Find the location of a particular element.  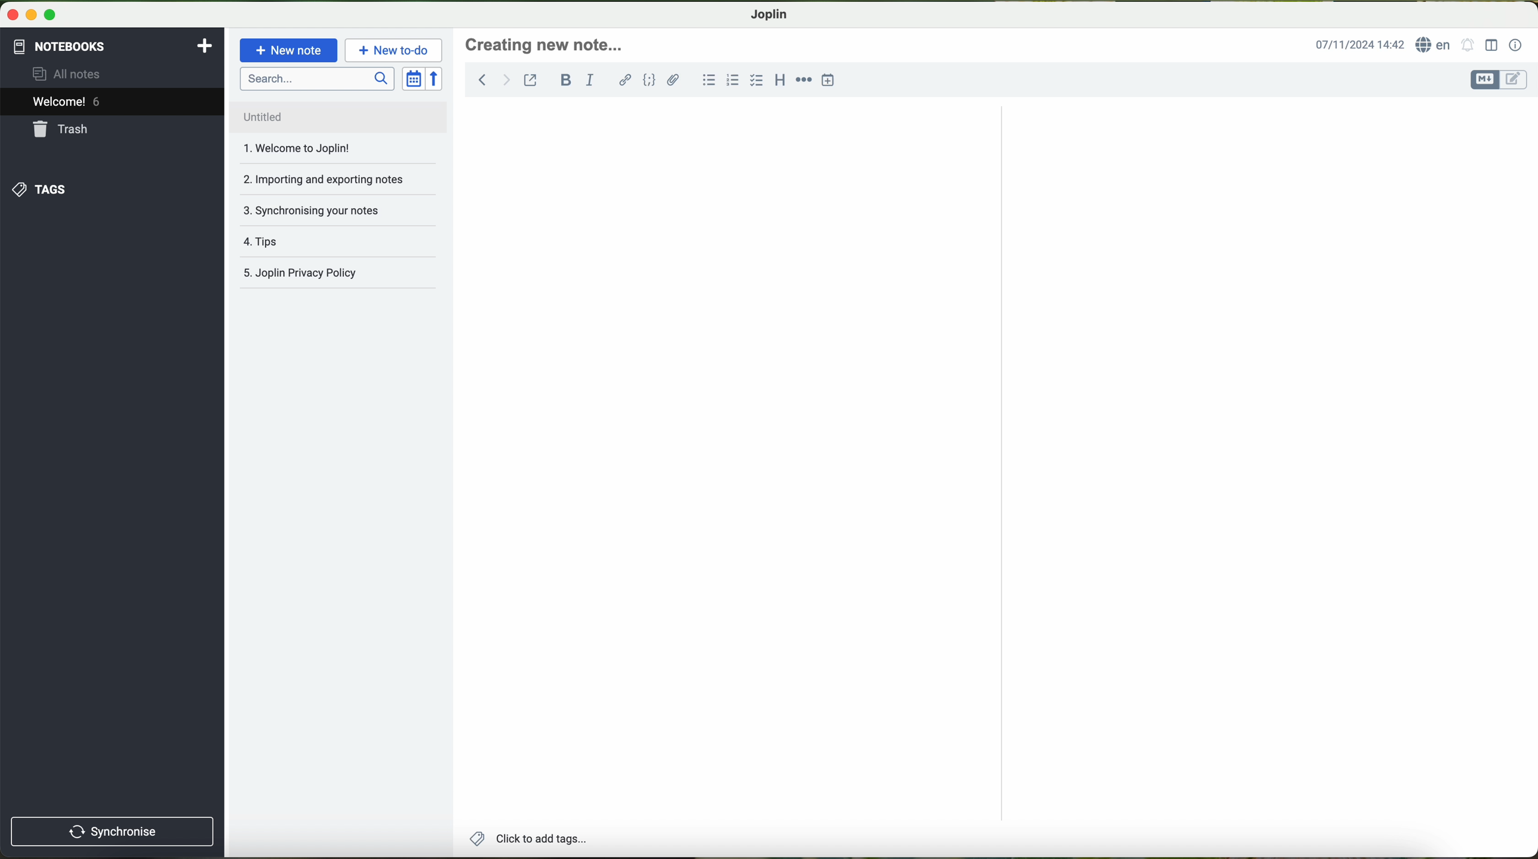

search bar is located at coordinates (315, 78).